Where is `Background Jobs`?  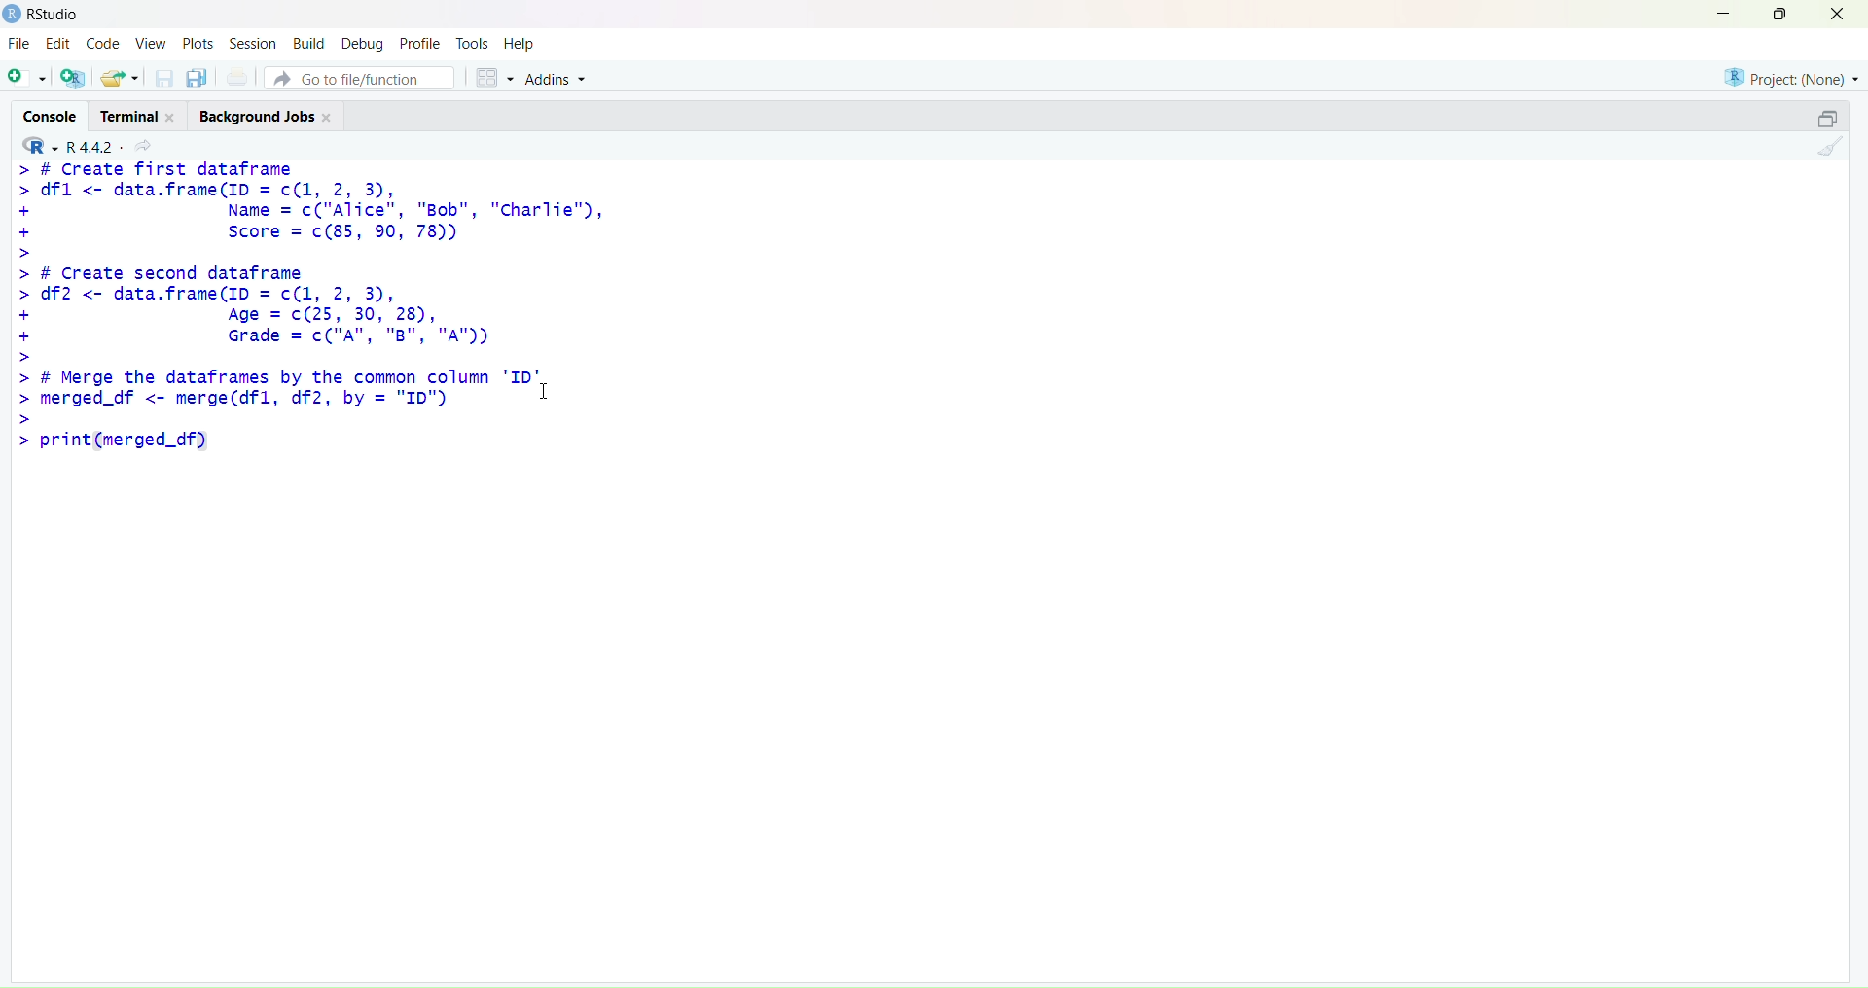 Background Jobs is located at coordinates (268, 115).